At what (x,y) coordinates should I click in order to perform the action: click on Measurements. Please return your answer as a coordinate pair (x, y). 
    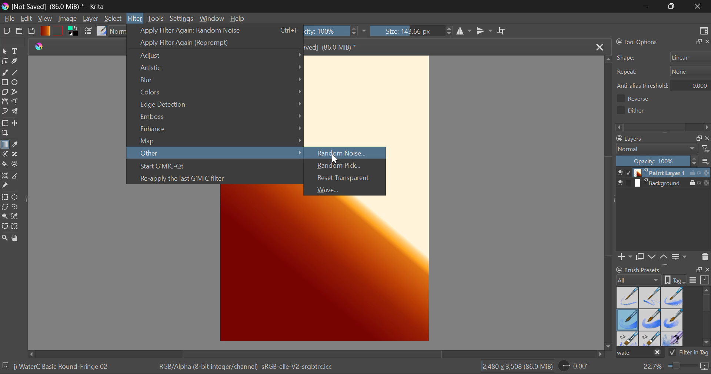
    Looking at the image, I should click on (19, 176).